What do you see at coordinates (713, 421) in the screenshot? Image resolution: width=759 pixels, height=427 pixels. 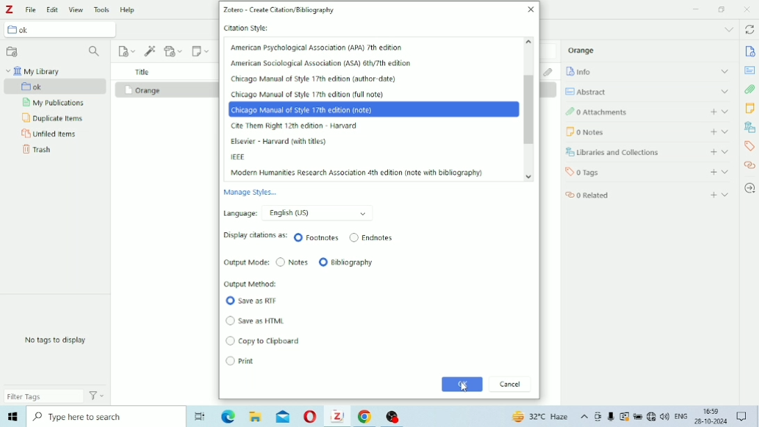 I see `26-10-2024` at bounding box center [713, 421].